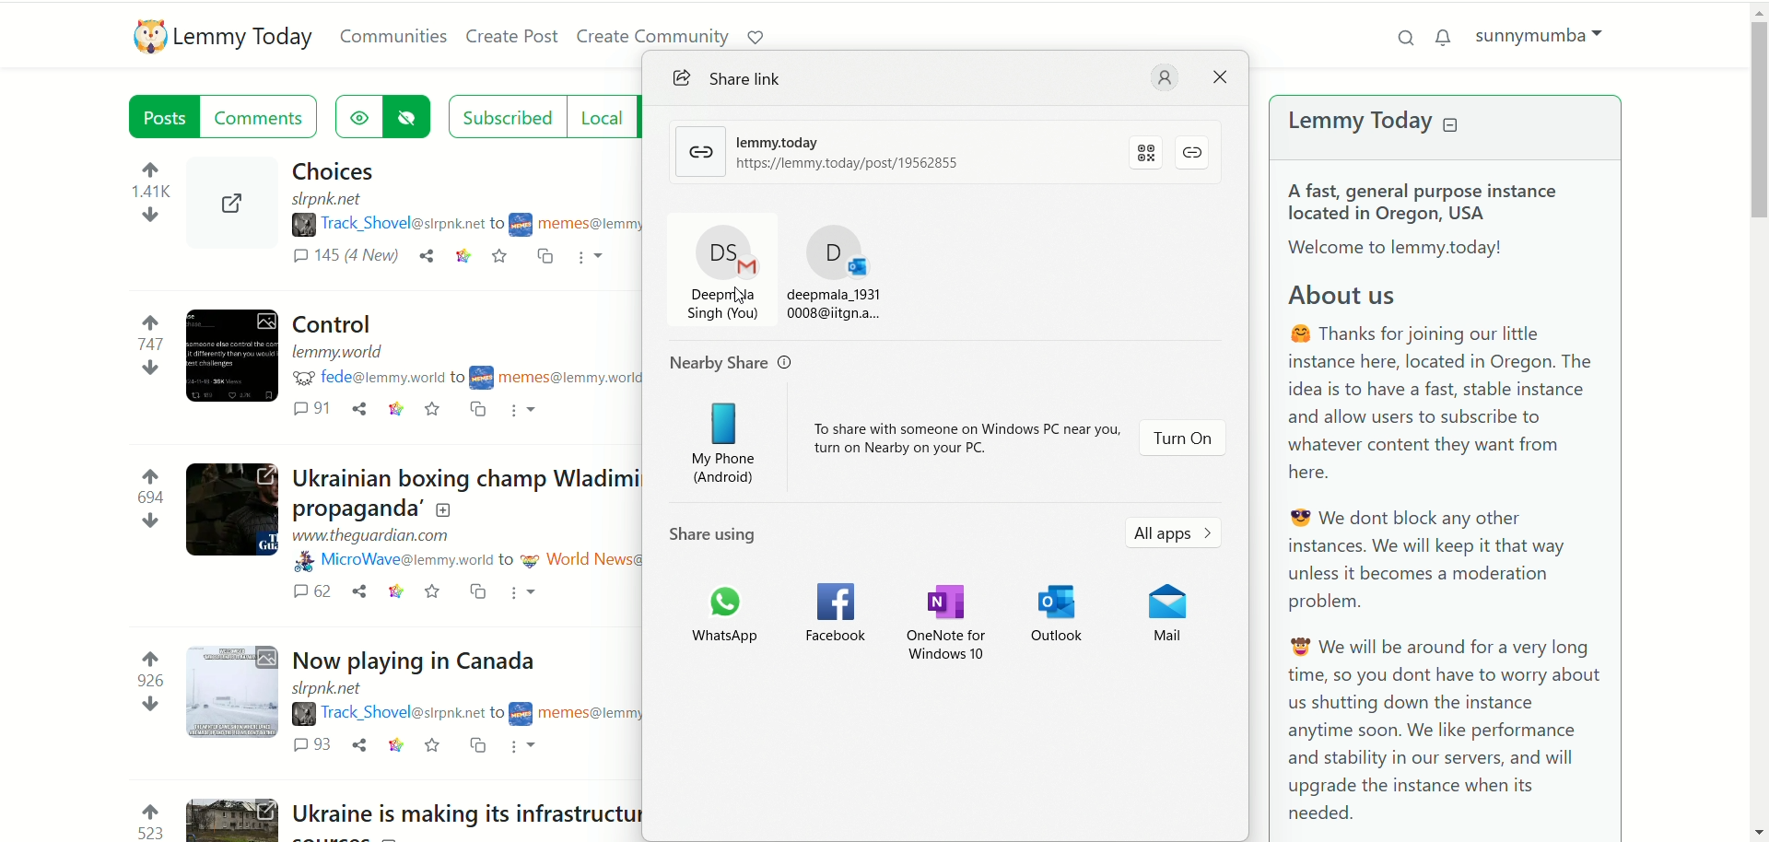  Describe the element at coordinates (381, 225) in the screenshot. I see `username` at that location.